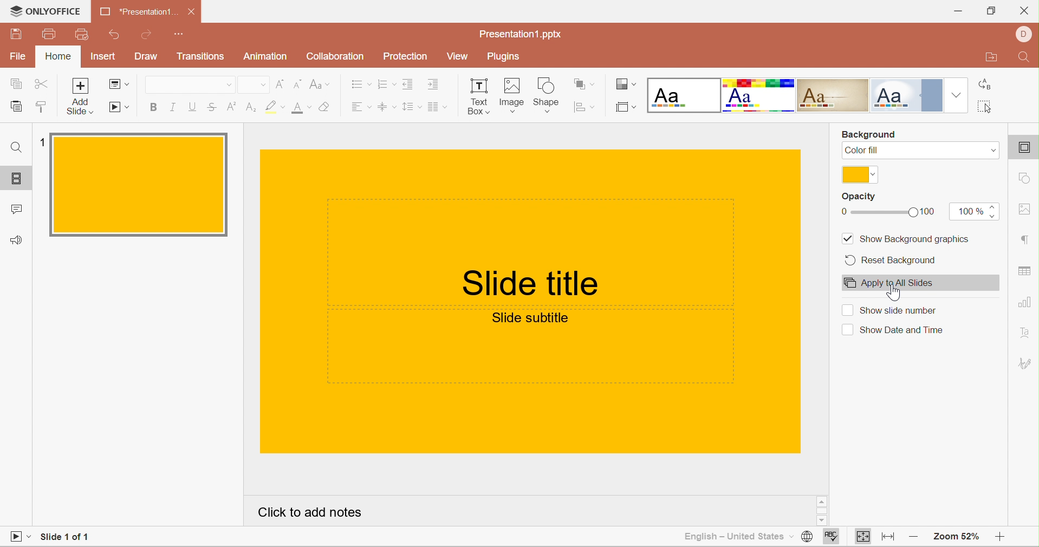 This screenshot has height=547, width=1039. I want to click on Start Slideshow, so click(20, 536).